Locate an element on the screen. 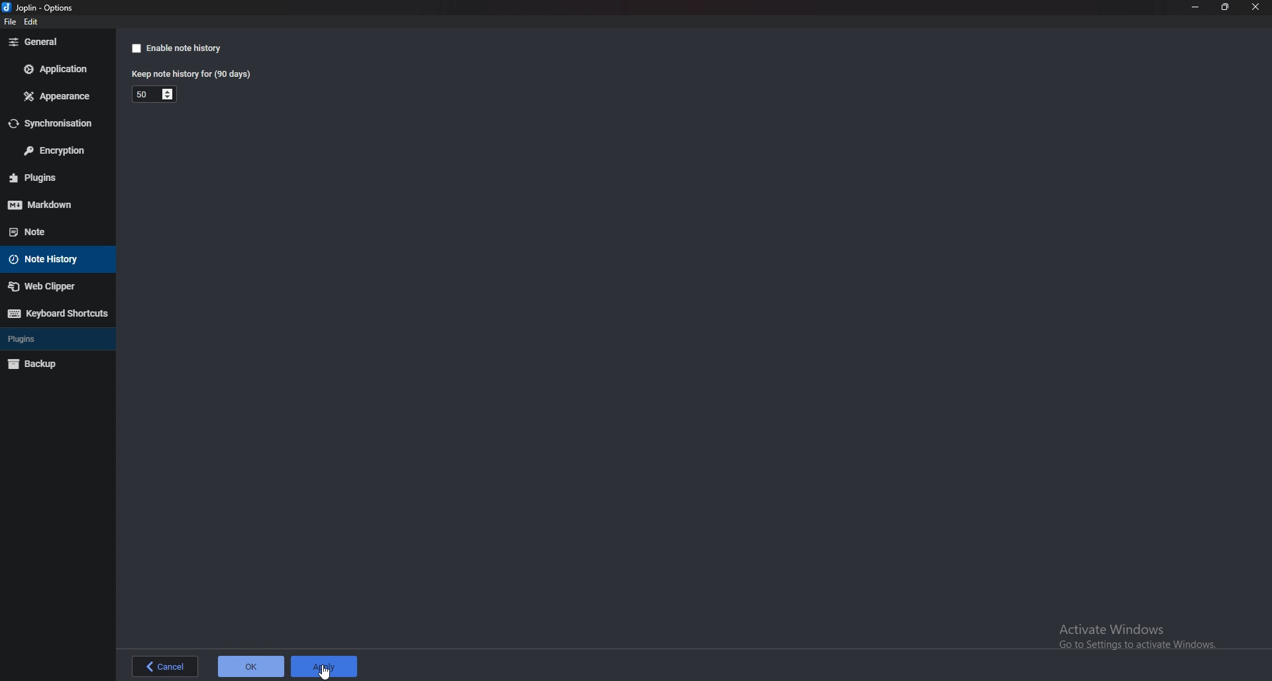 The height and width of the screenshot is (681, 1272). options is located at coordinates (40, 7).